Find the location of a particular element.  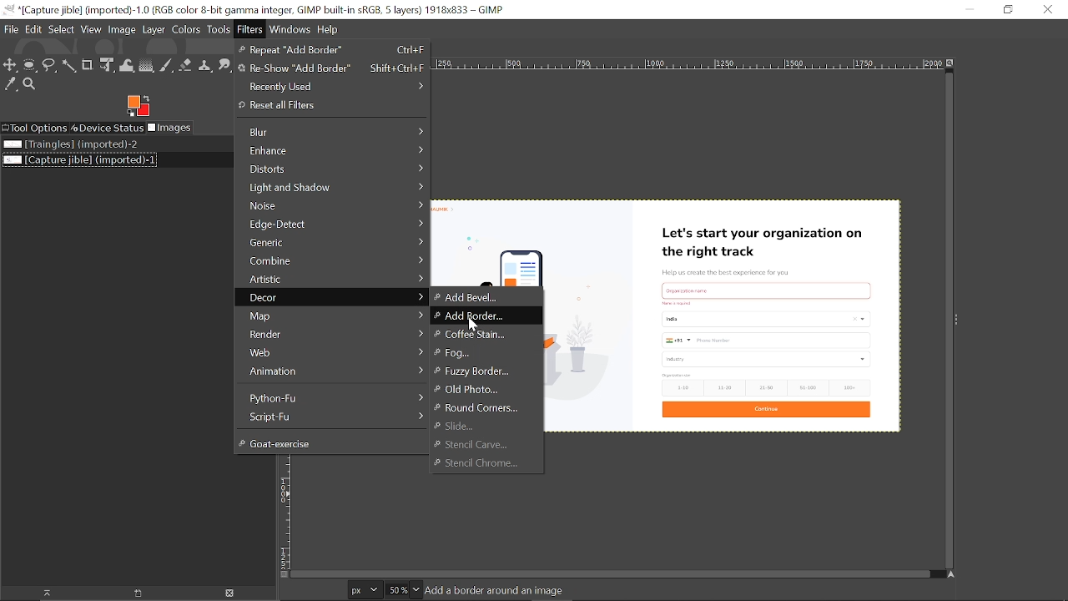

Fog is located at coordinates (471, 355).